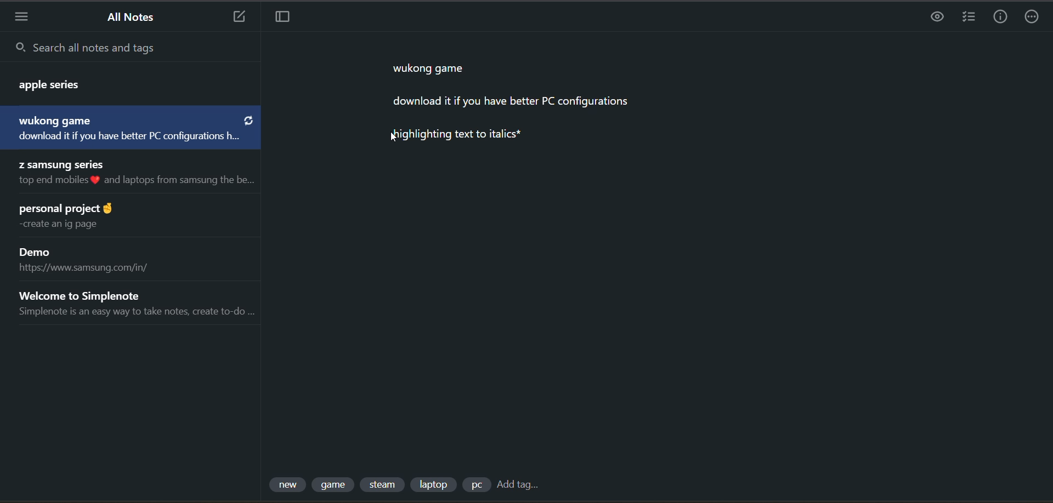  Describe the element at coordinates (140, 175) in the screenshot. I see `note title and preview` at that location.